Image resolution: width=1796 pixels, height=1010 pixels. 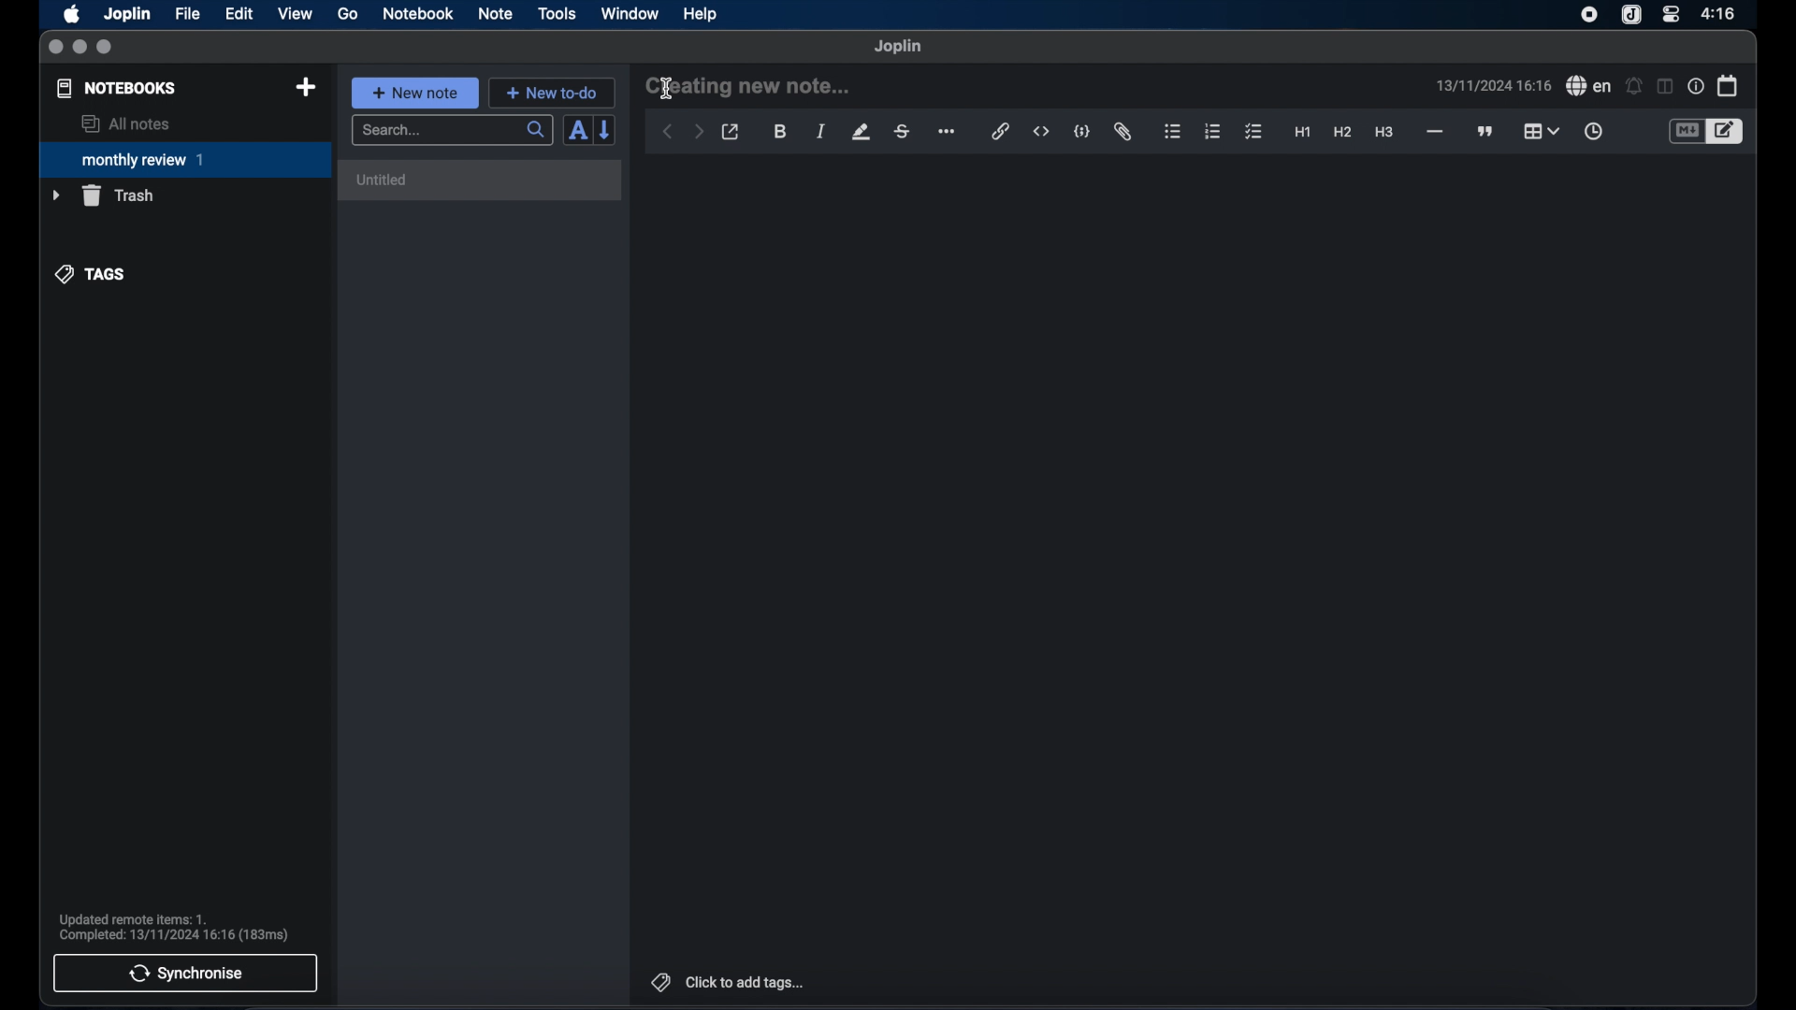 What do you see at coordinates (496, 13) in the screenshot?
I see `note` at bounding box center [496, 13].